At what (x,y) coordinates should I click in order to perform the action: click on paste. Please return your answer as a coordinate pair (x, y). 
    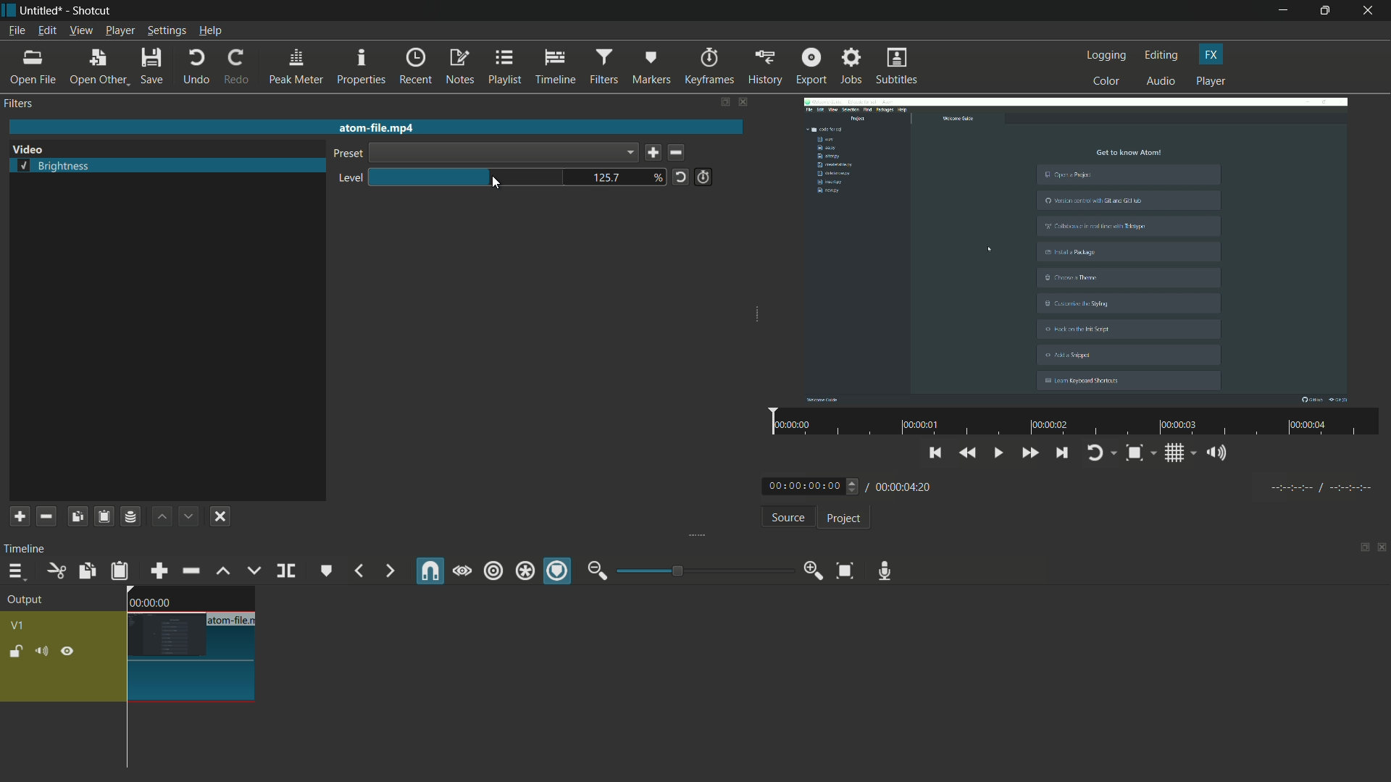
    Looking at the image, I should click on (120, 571).